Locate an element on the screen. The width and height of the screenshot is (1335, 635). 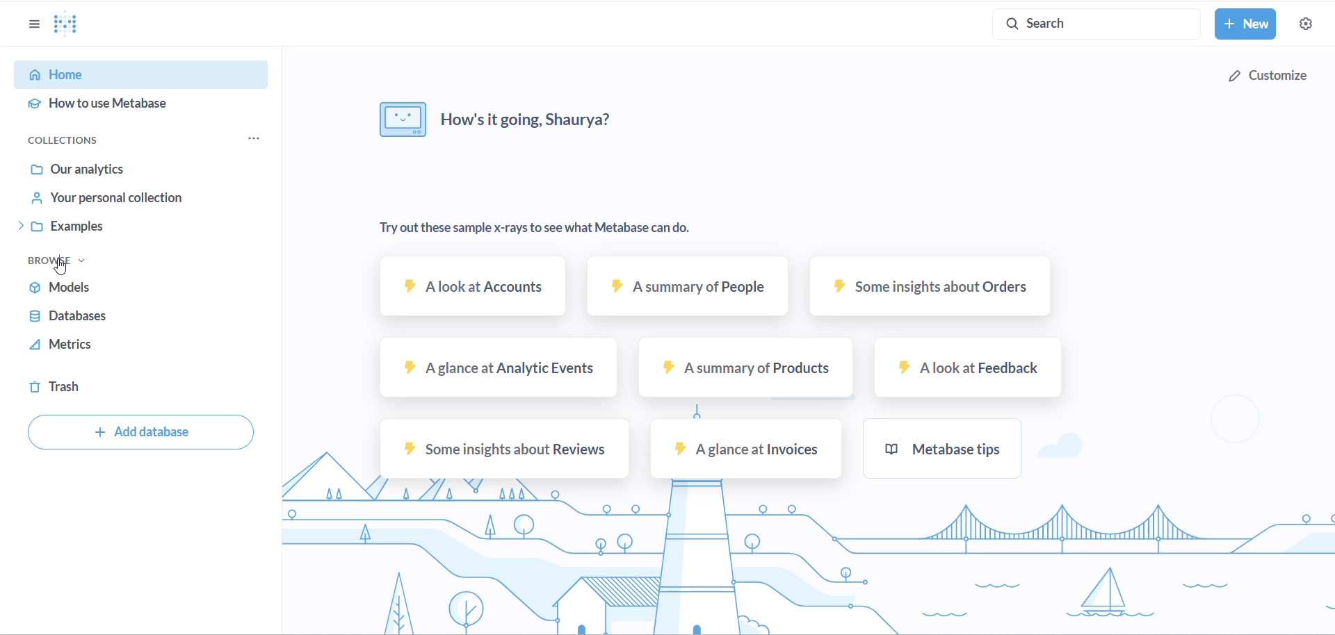
metrics is located at coordinates (66, 345).